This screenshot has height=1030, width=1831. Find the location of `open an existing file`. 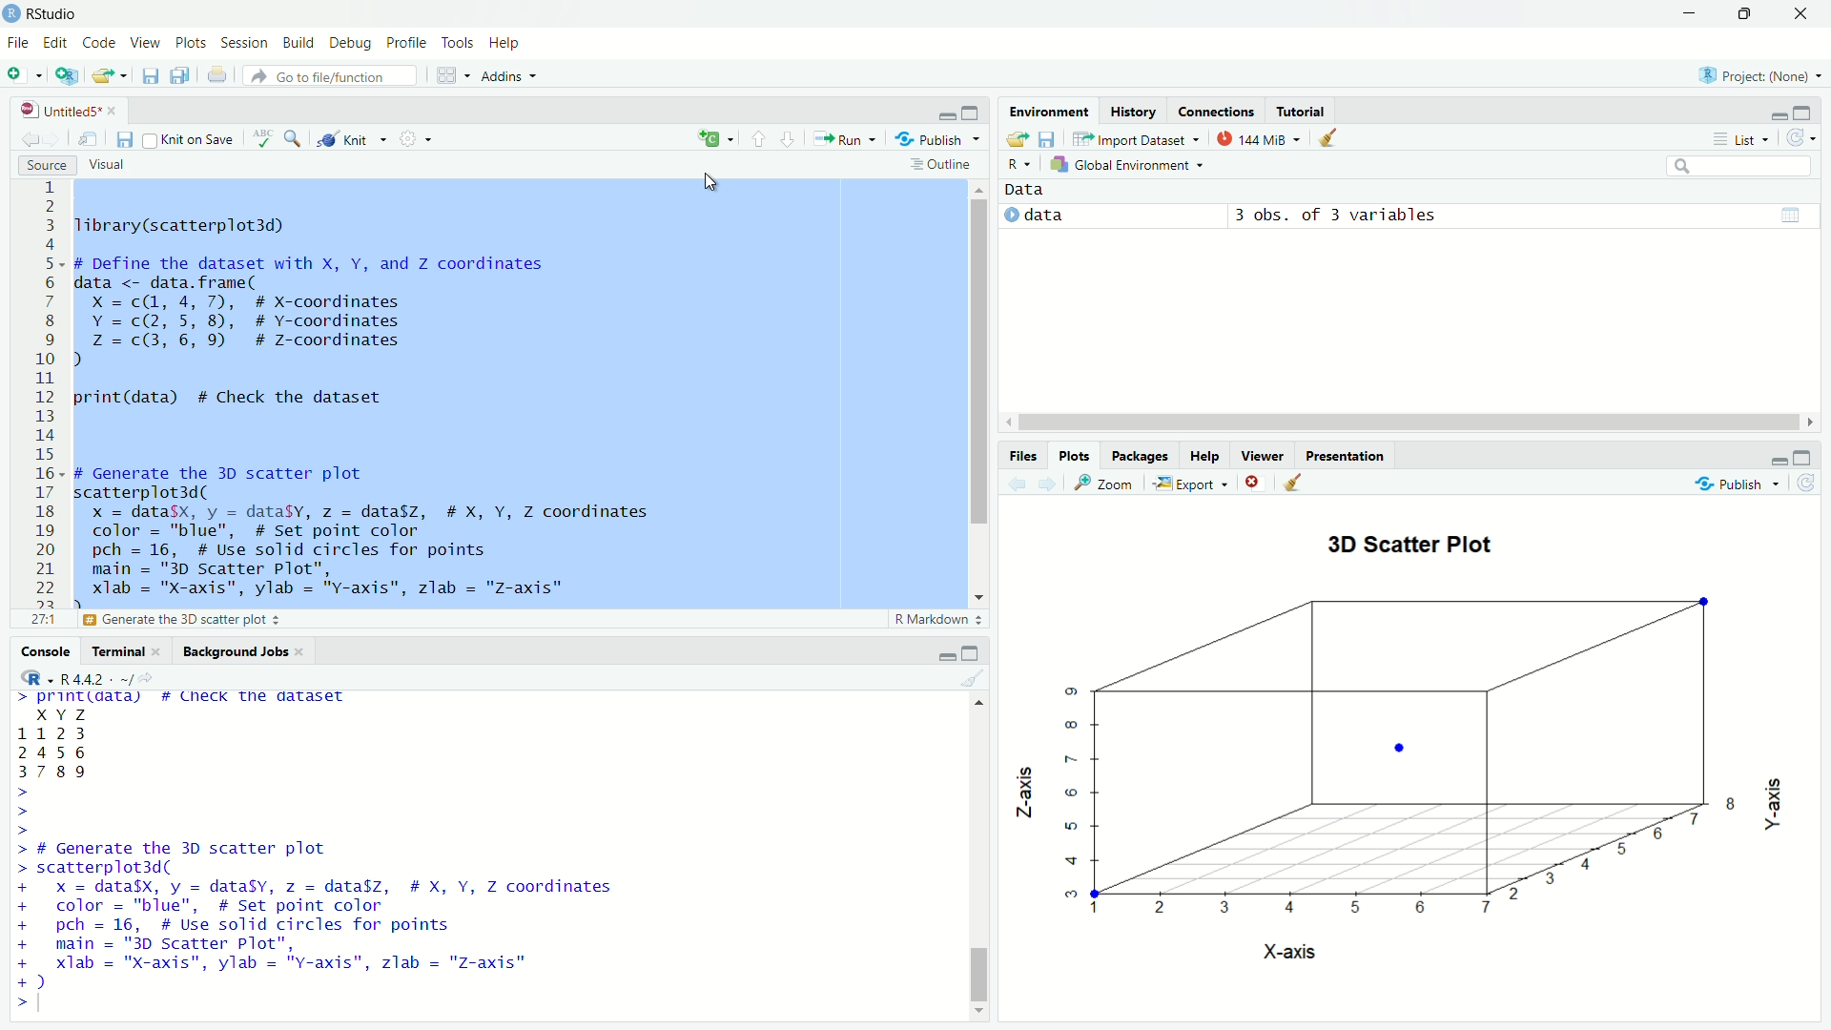

open an existing file is located at coordinates (113, 78).